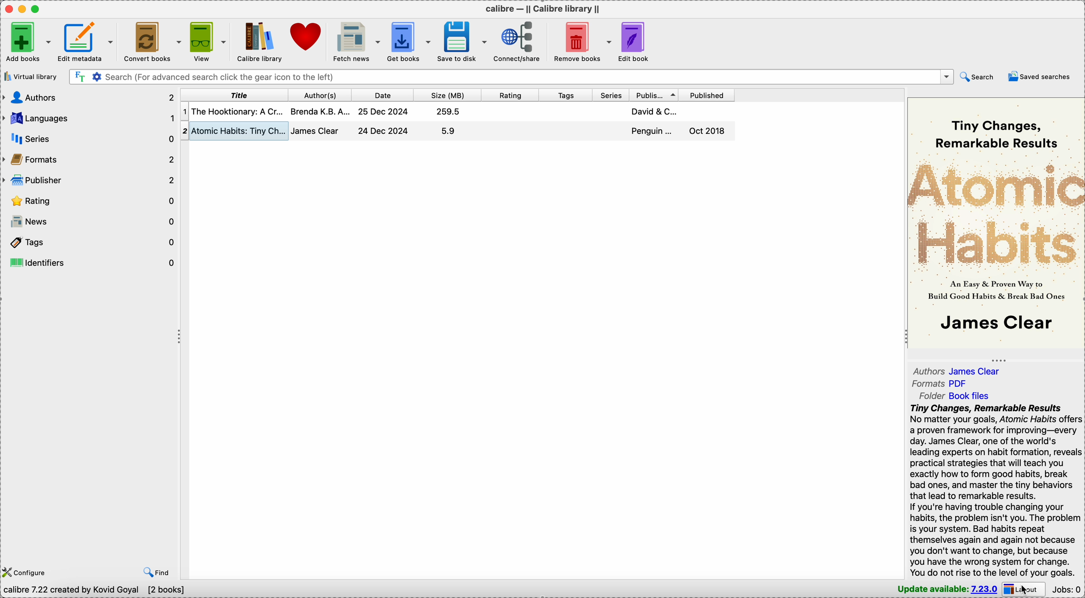  I want to click on author(s), so click(321, 95).